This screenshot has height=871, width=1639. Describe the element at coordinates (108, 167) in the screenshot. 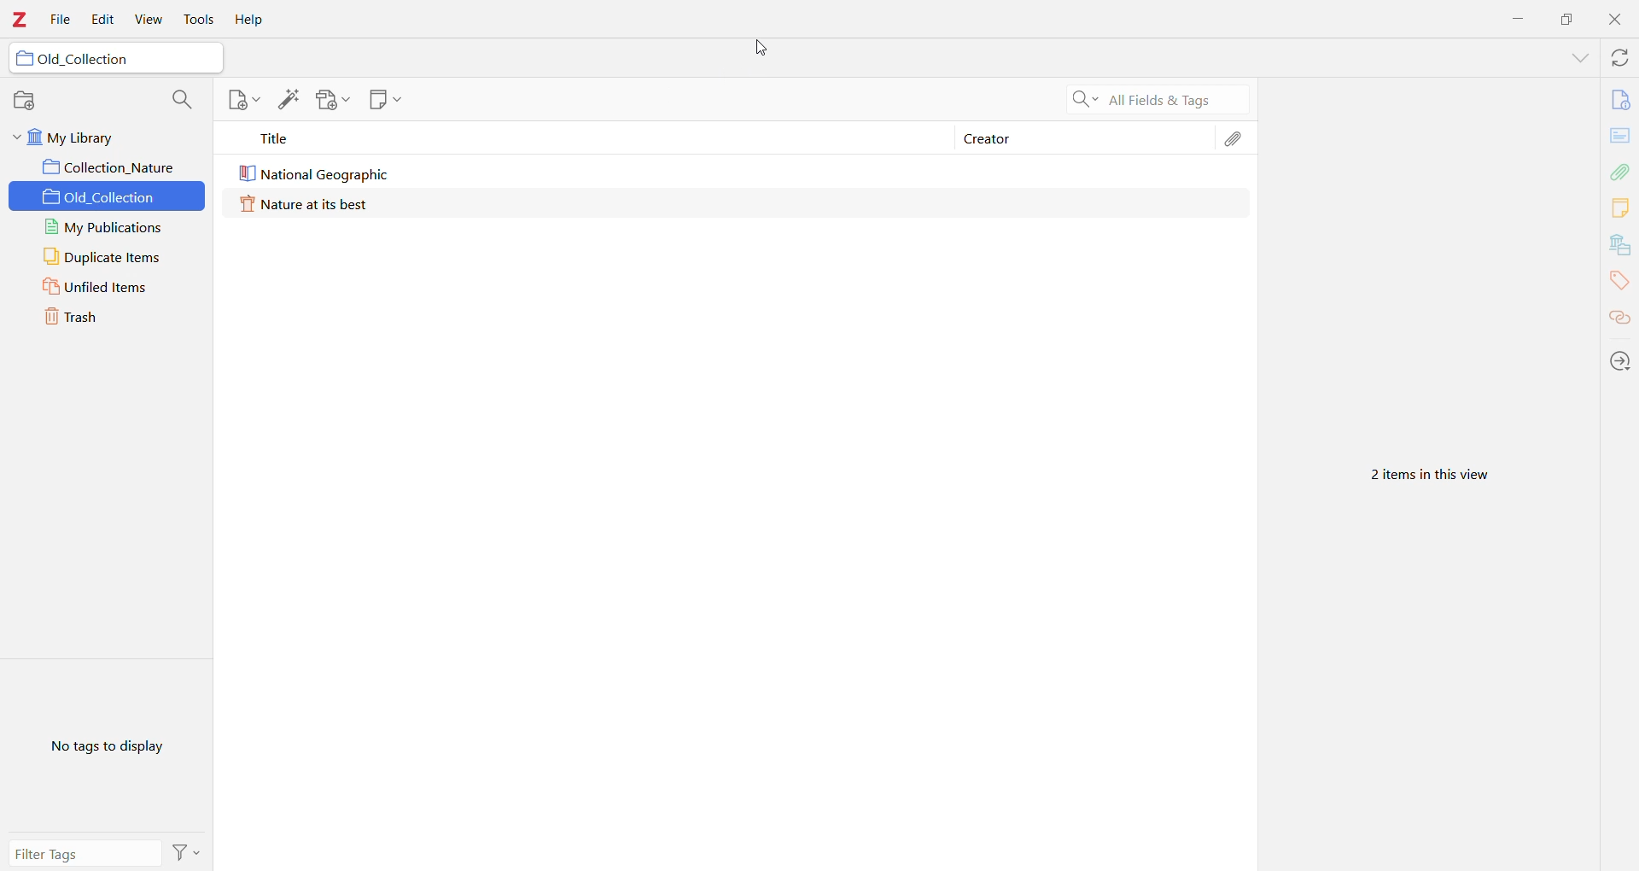

I see `Collection_Nature` at that location.